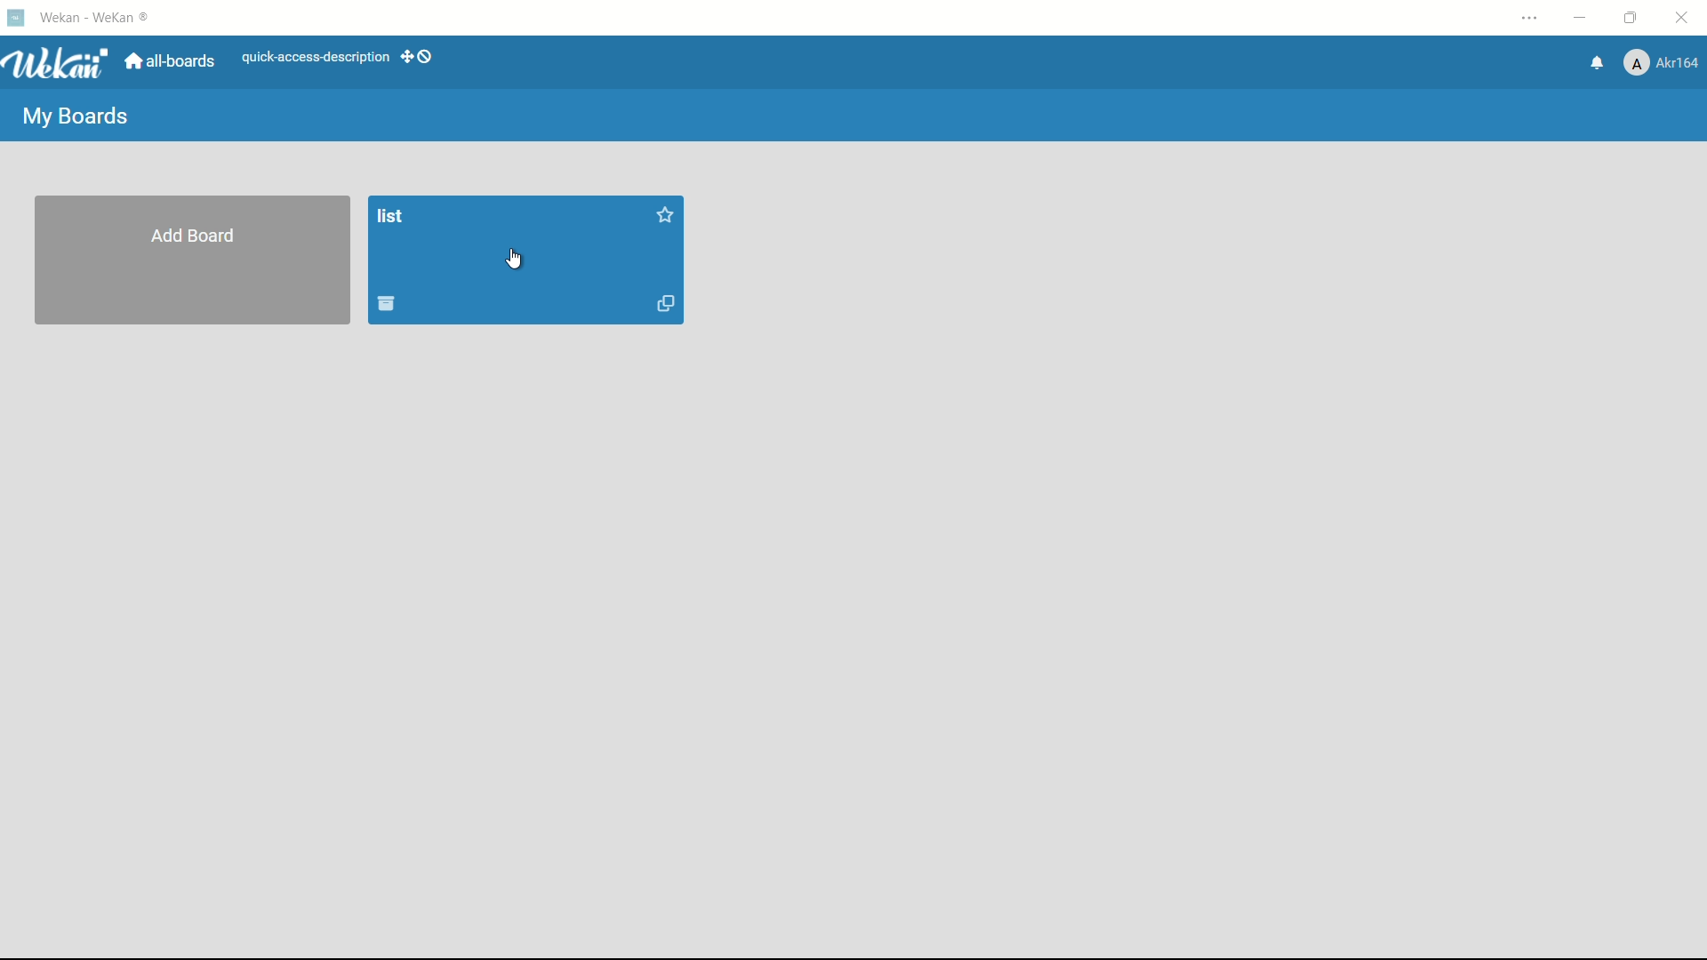 Image resolution: width=1707 pixels, height=960 pixels. Describe the element at coordinates (1583, 18) in the screenshot. I see `minimize` at that location.